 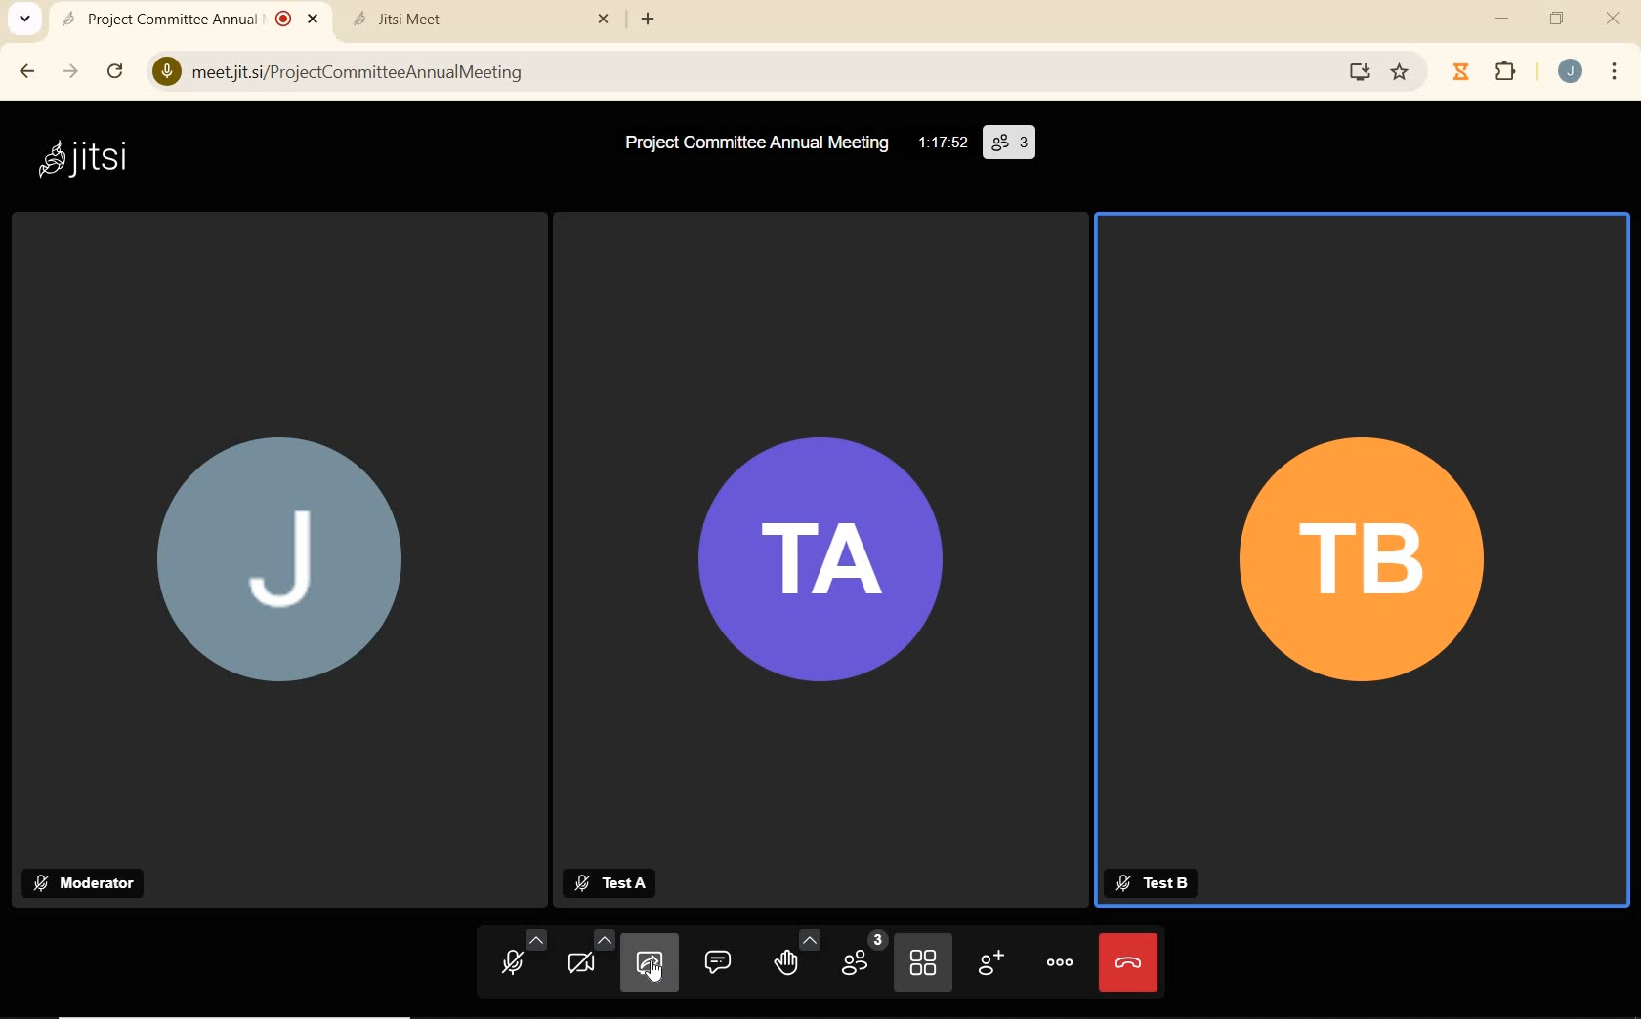 What do you see at coordinates (484, 19) in the screenshot?
I see `Jitsi Meet` at bounding box center [484, 19].